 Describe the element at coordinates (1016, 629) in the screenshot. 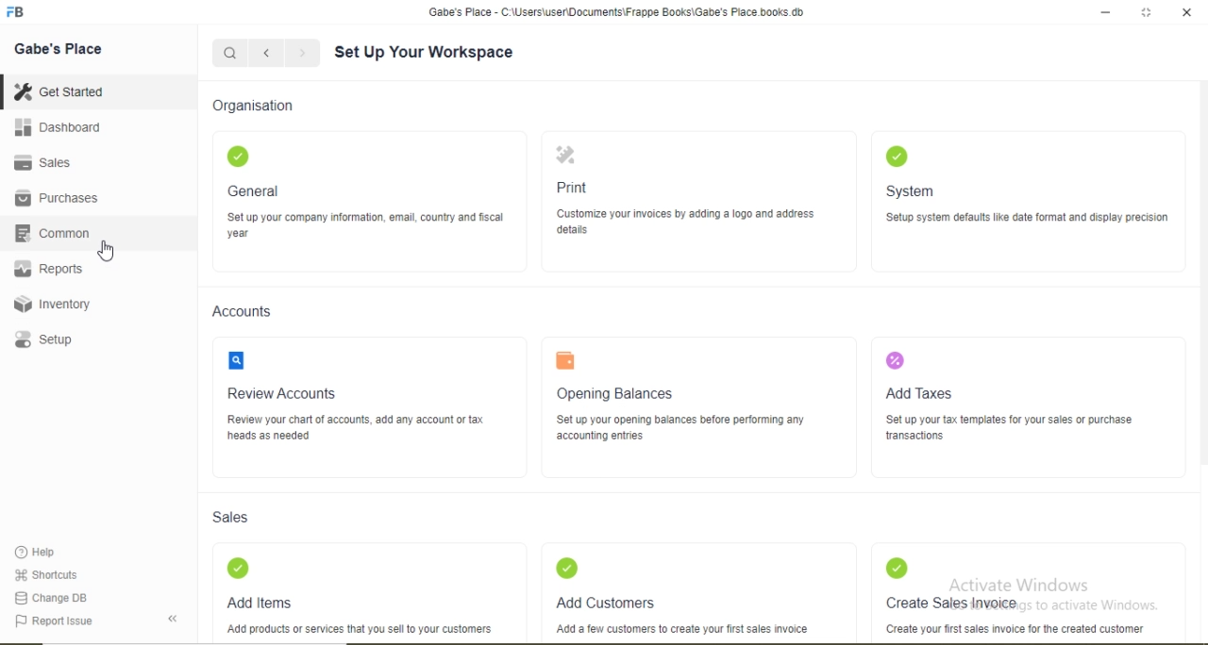

I see `Create your first sales invoice for the created customer` at that location.